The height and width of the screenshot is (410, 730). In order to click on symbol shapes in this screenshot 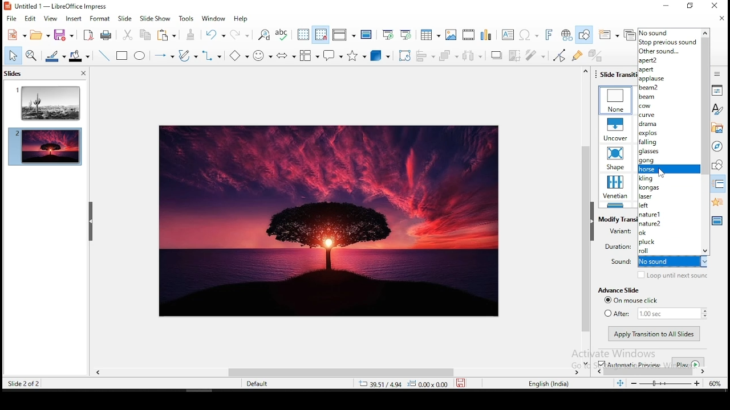, I will do `click(262, 55)`.